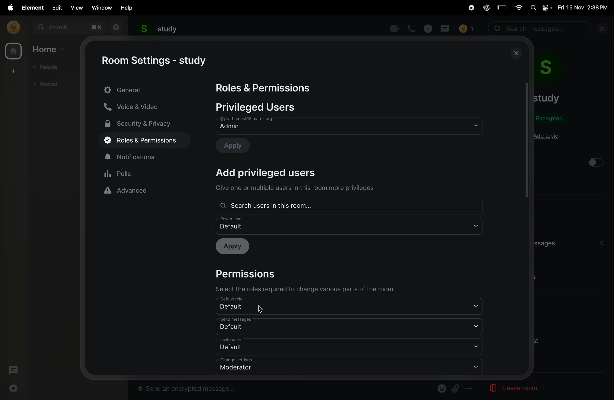 This screenshot has height=400, width=614. Describe the element at coordinates (506, 388) in the screenshot. I see `leave room` at that location.